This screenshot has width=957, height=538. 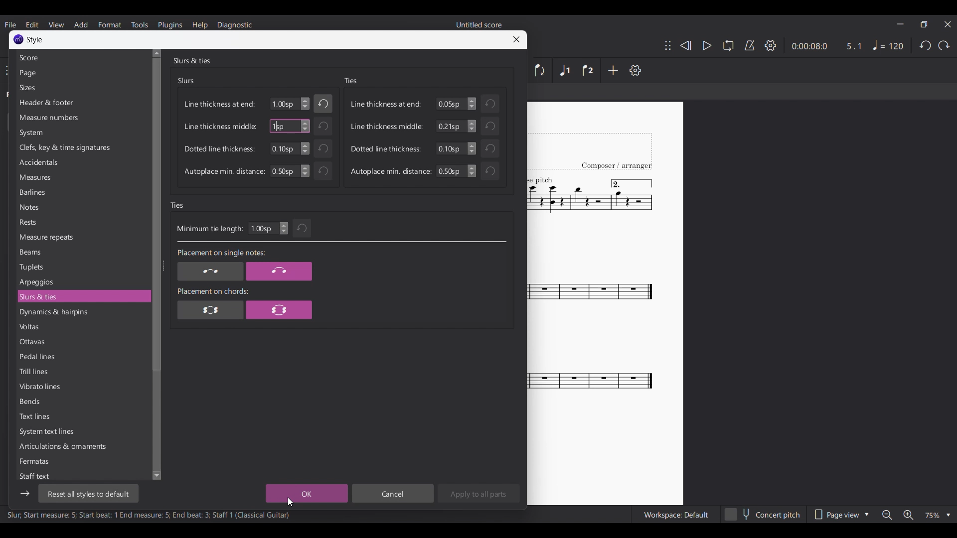 What do you see at coordinates (888, 45) in the screenshot?
I see `Tempo` at bounding box center [888, 45].